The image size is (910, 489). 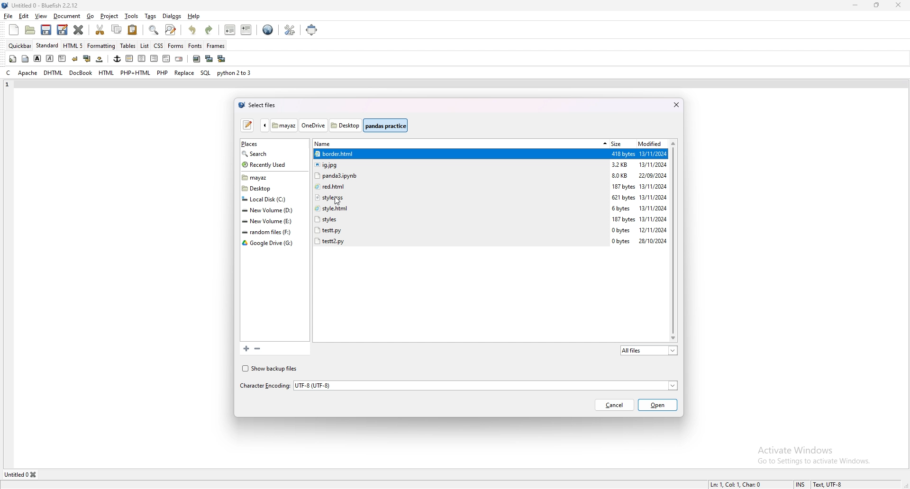 What do you see at coordinates (654, 231) in the screenshot?
I see `12/11/2024` at bounding box center [654, 231].